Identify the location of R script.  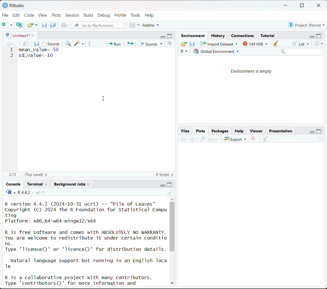
(165, 175).